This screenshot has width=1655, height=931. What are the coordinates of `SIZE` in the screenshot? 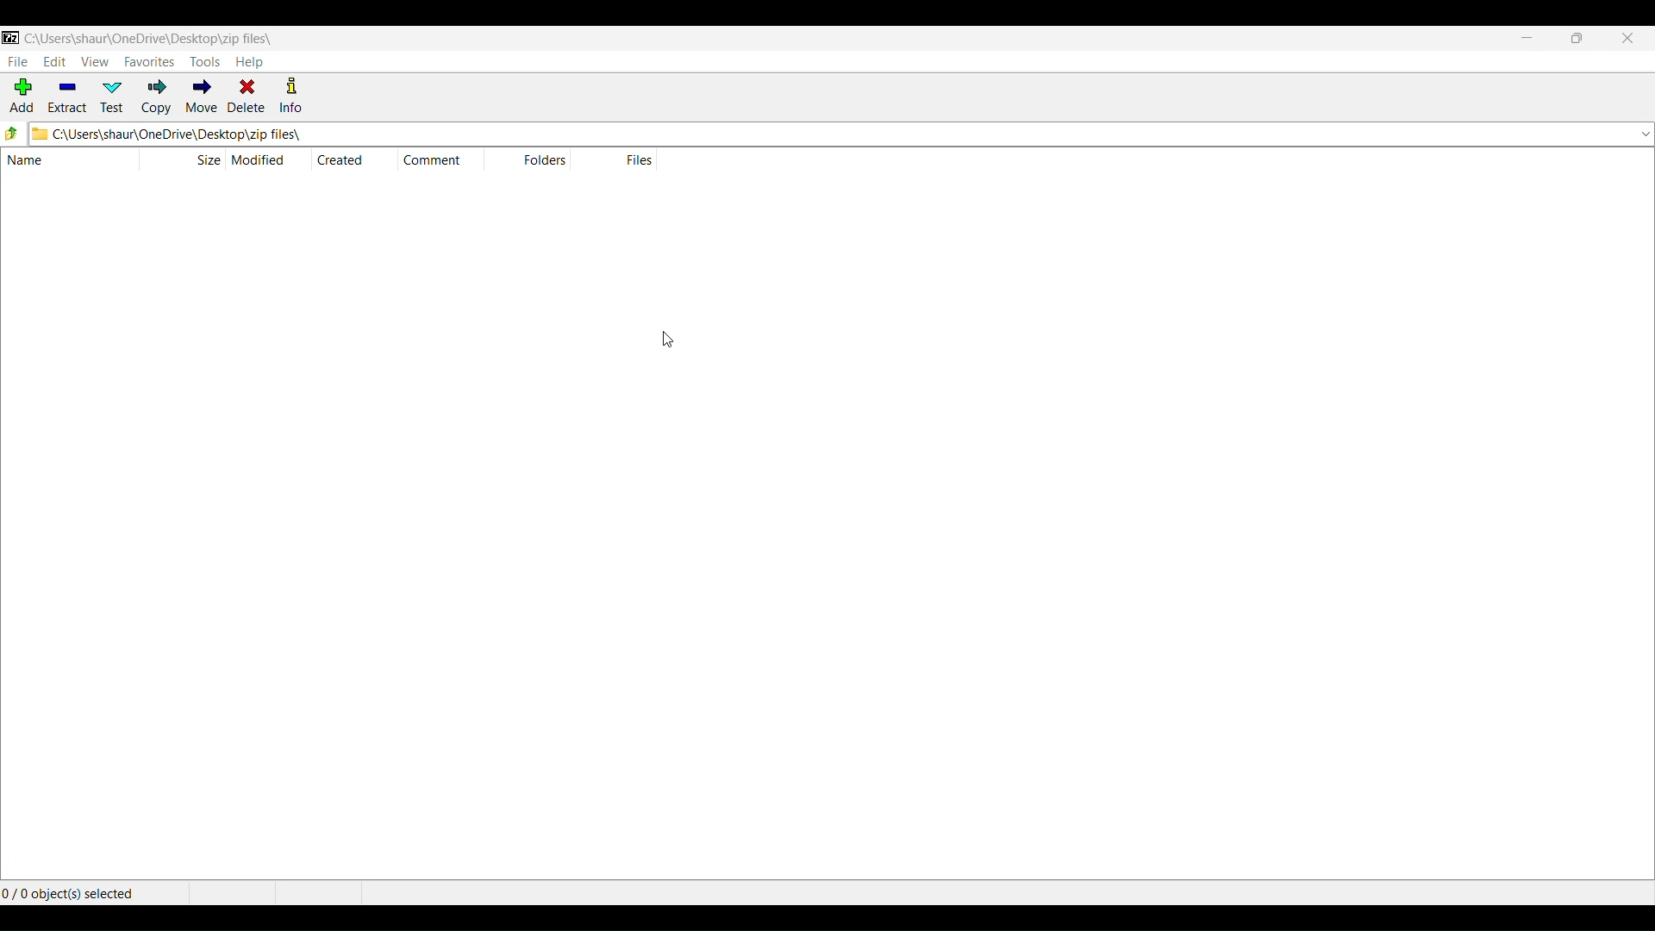 It's located at (208, 159).